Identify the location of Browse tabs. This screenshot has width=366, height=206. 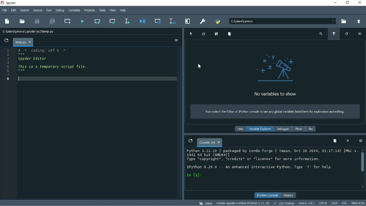
(6, 41).